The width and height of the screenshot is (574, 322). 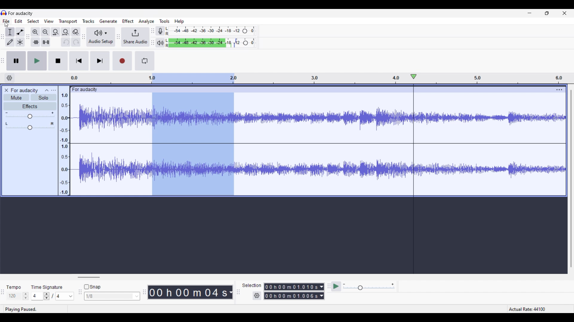 I want to click on Fit track to width, so click(x=66, y=32).